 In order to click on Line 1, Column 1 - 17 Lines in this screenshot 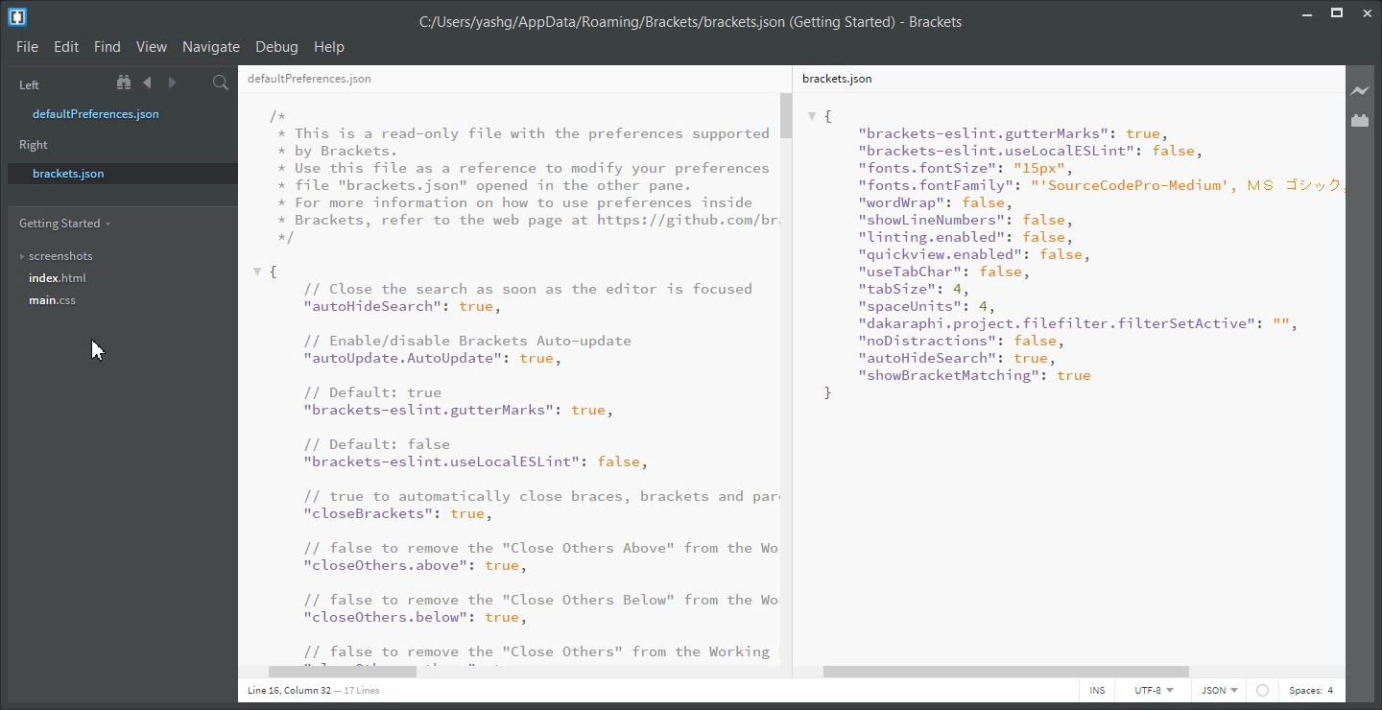, I will do `click(311, 692)`.